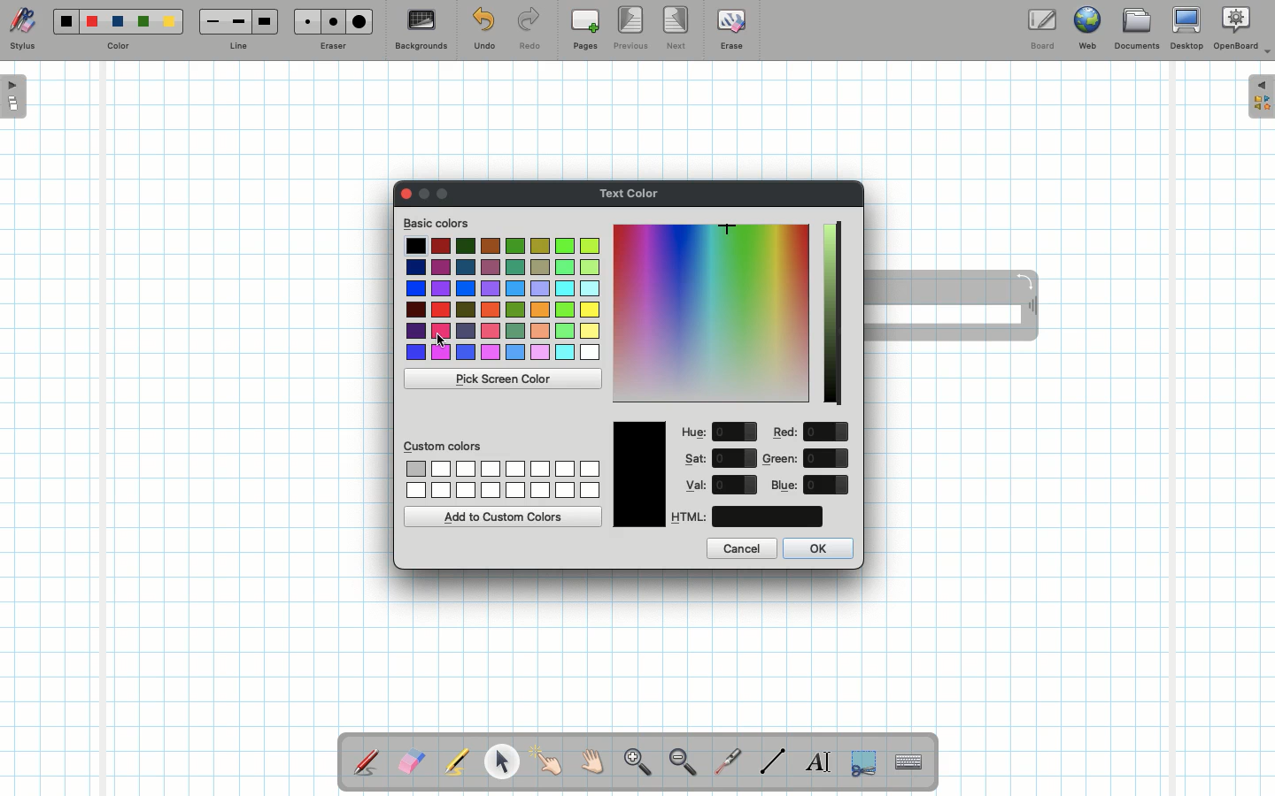  I want to click on Large eraser, so click(359, 21).